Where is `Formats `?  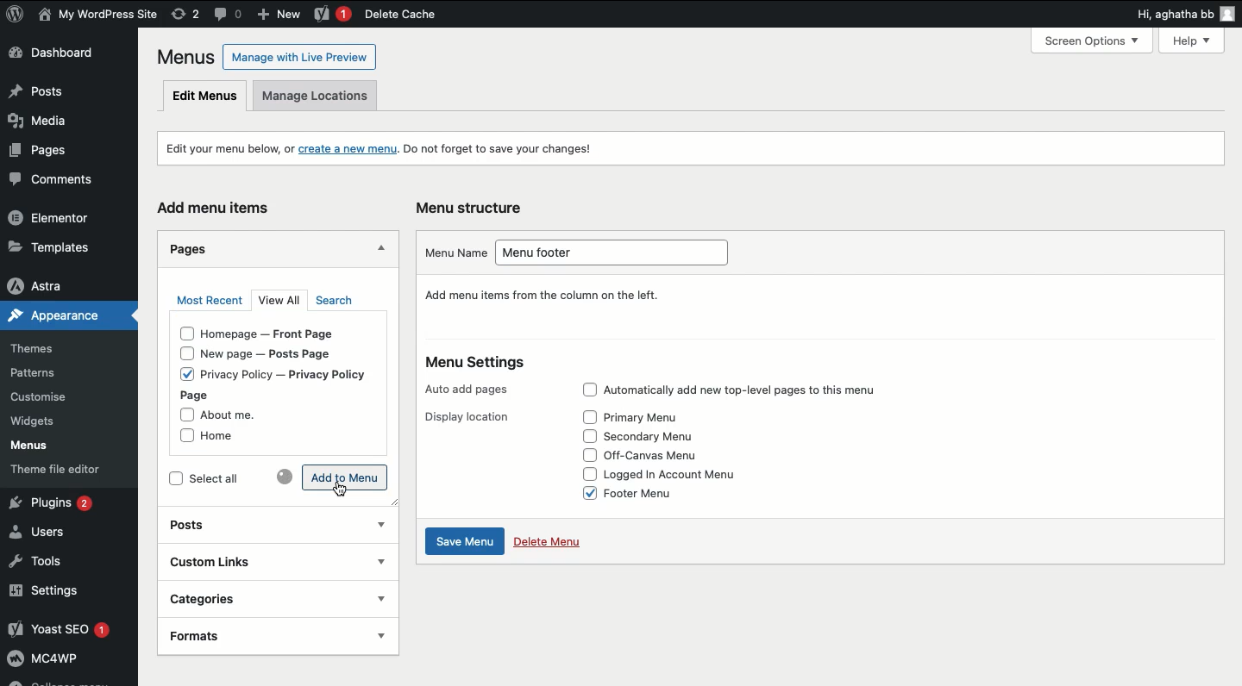
Formats  is located at coordinates (257, 635).